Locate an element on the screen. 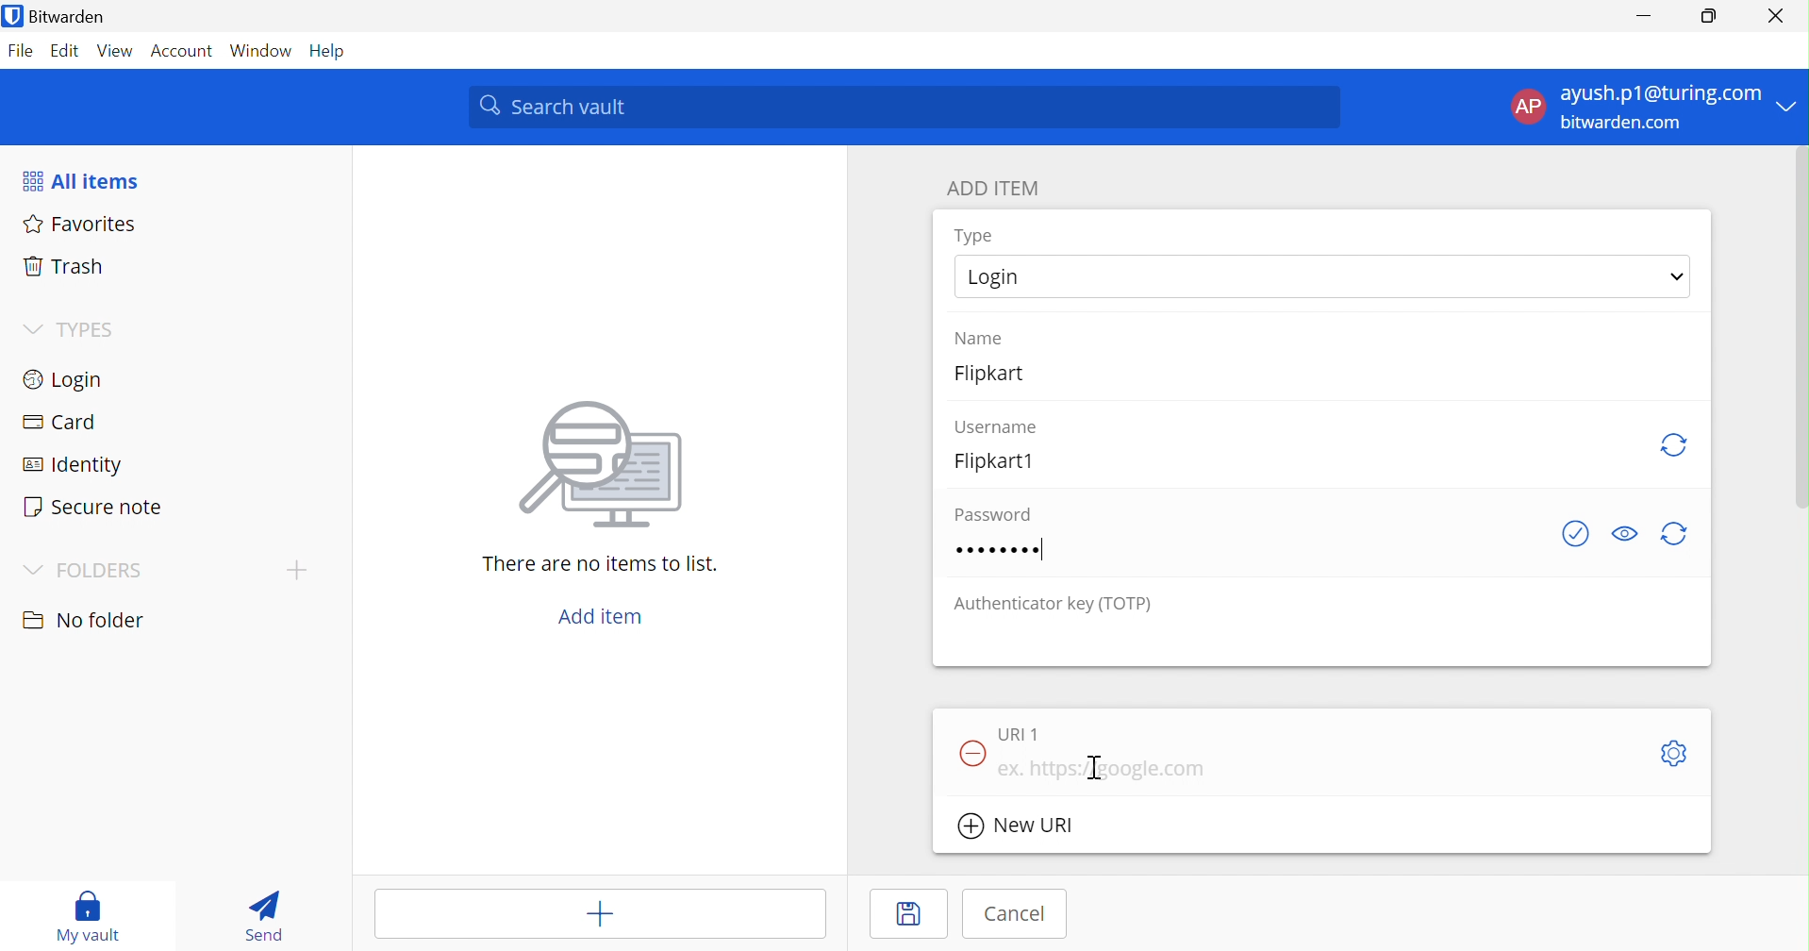 This screenshot has width=1809, height=951. Help is located at coordinates (333, 51).